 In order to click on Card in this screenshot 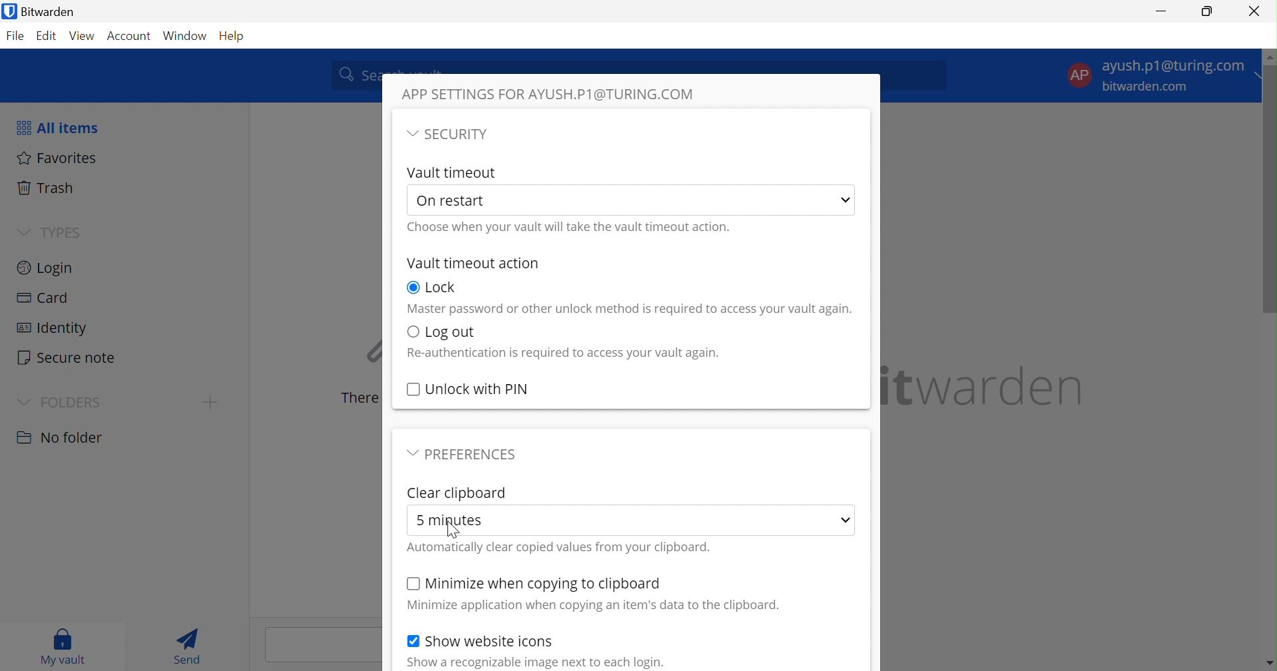, I will do `click(45, 299)`.